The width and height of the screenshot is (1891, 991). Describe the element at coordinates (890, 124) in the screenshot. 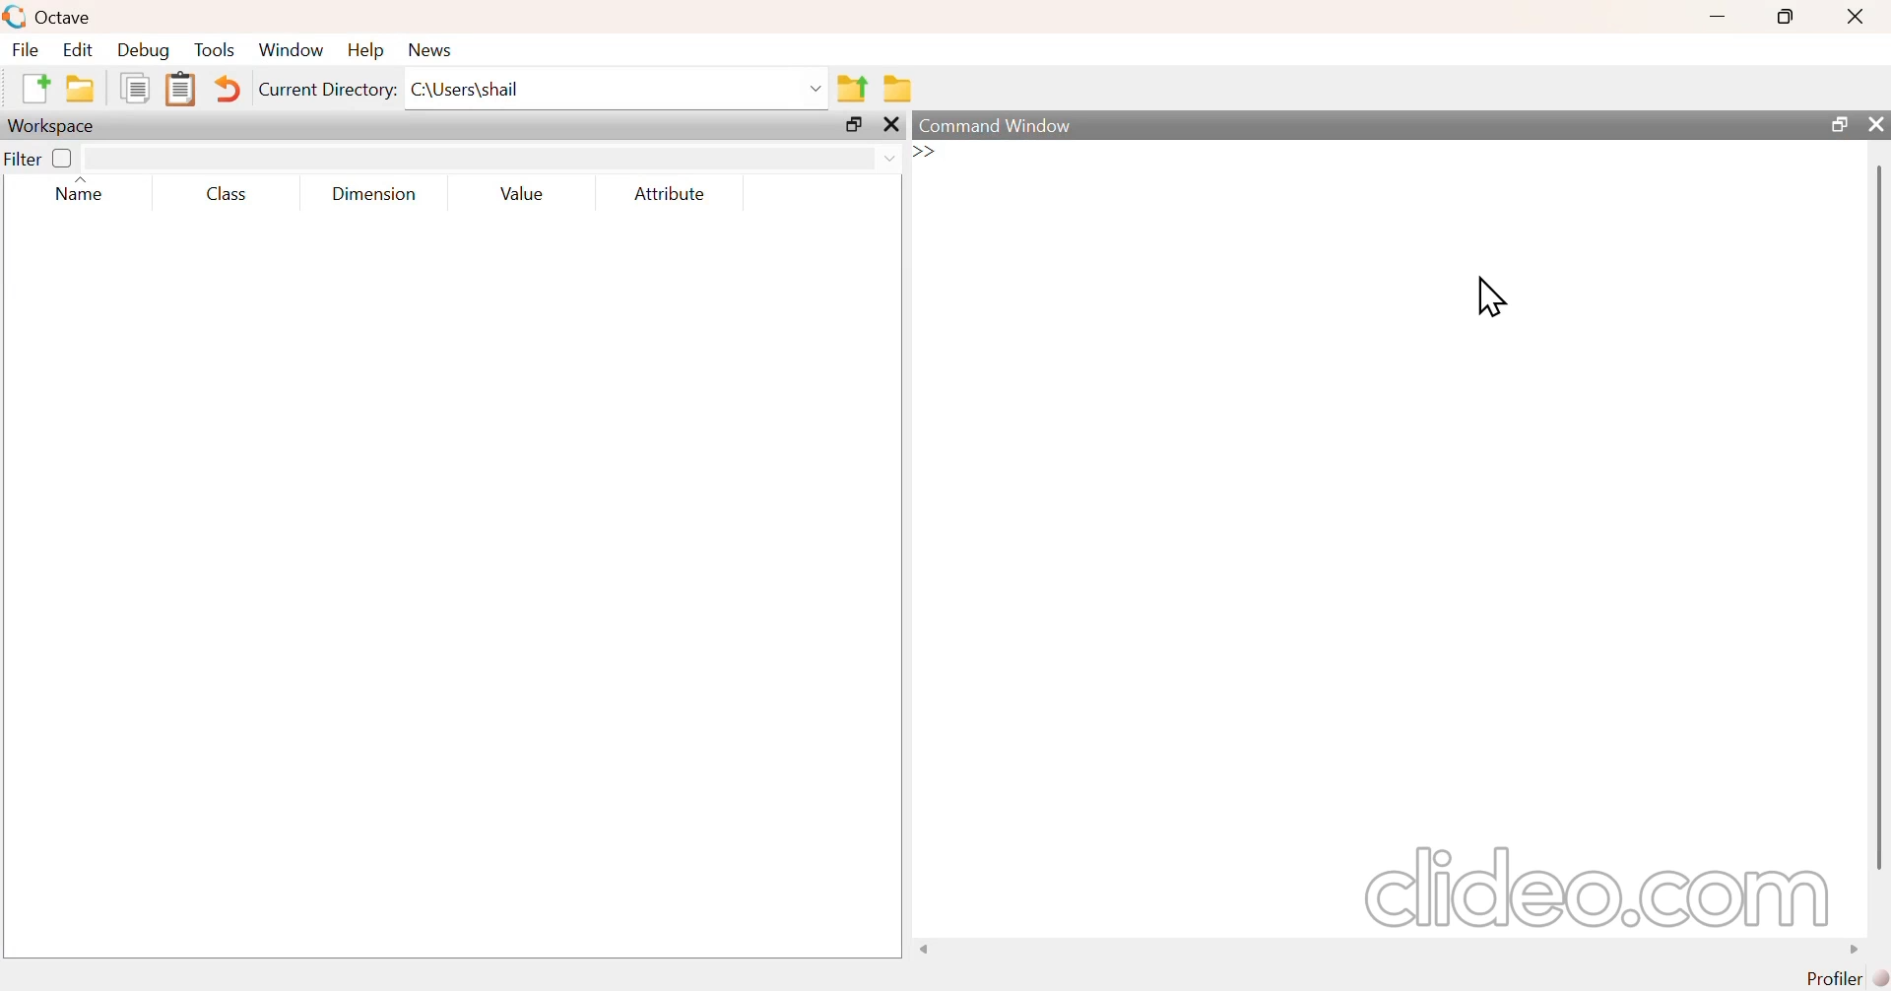

I see `close` at that location.